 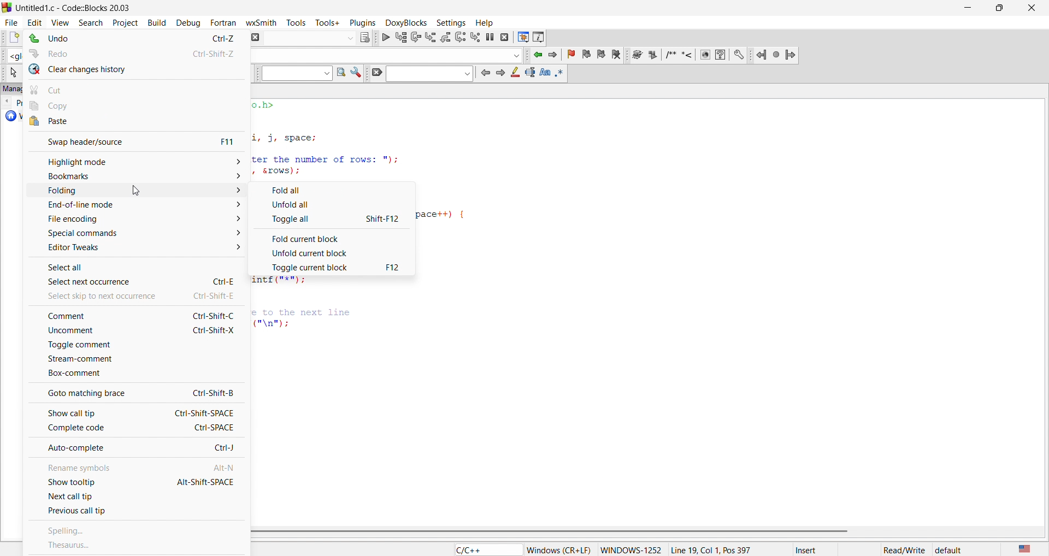 I want to click on new file, so click(x=10, y=38).